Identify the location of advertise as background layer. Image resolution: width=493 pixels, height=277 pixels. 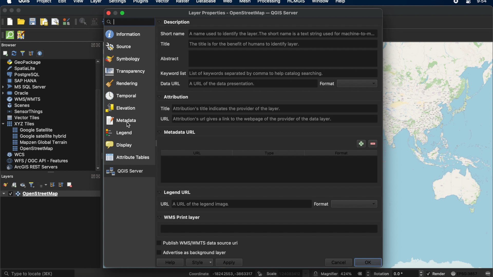
(192, 252).